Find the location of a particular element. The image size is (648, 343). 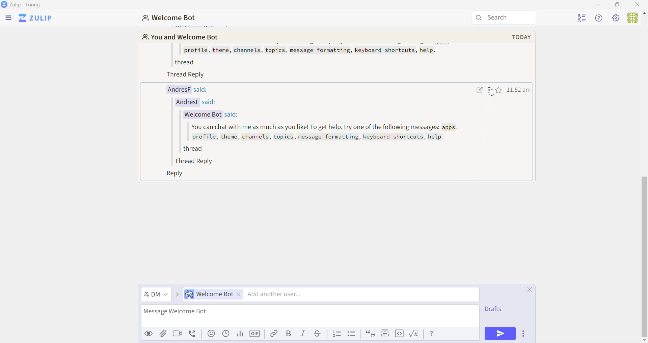

List is located at coordinates (352, 334).